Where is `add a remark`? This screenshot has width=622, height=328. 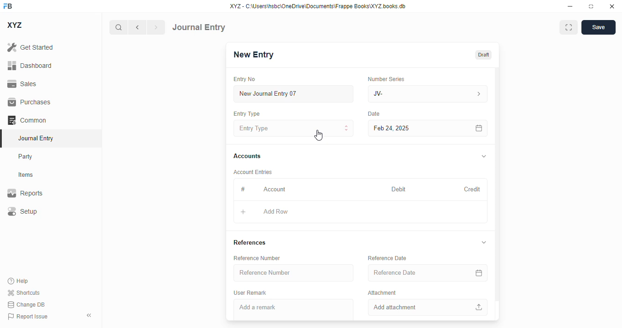 add a remark is located at coordinates (293, 309).